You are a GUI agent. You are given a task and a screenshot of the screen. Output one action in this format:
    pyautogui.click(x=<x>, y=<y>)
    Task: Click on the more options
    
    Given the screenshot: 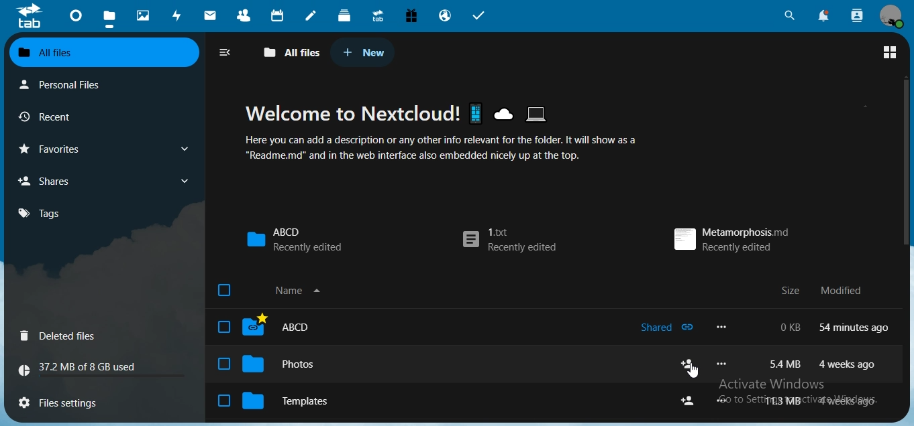 What is the action you would take?
    pyautogui.click(x=725, y=365)
    